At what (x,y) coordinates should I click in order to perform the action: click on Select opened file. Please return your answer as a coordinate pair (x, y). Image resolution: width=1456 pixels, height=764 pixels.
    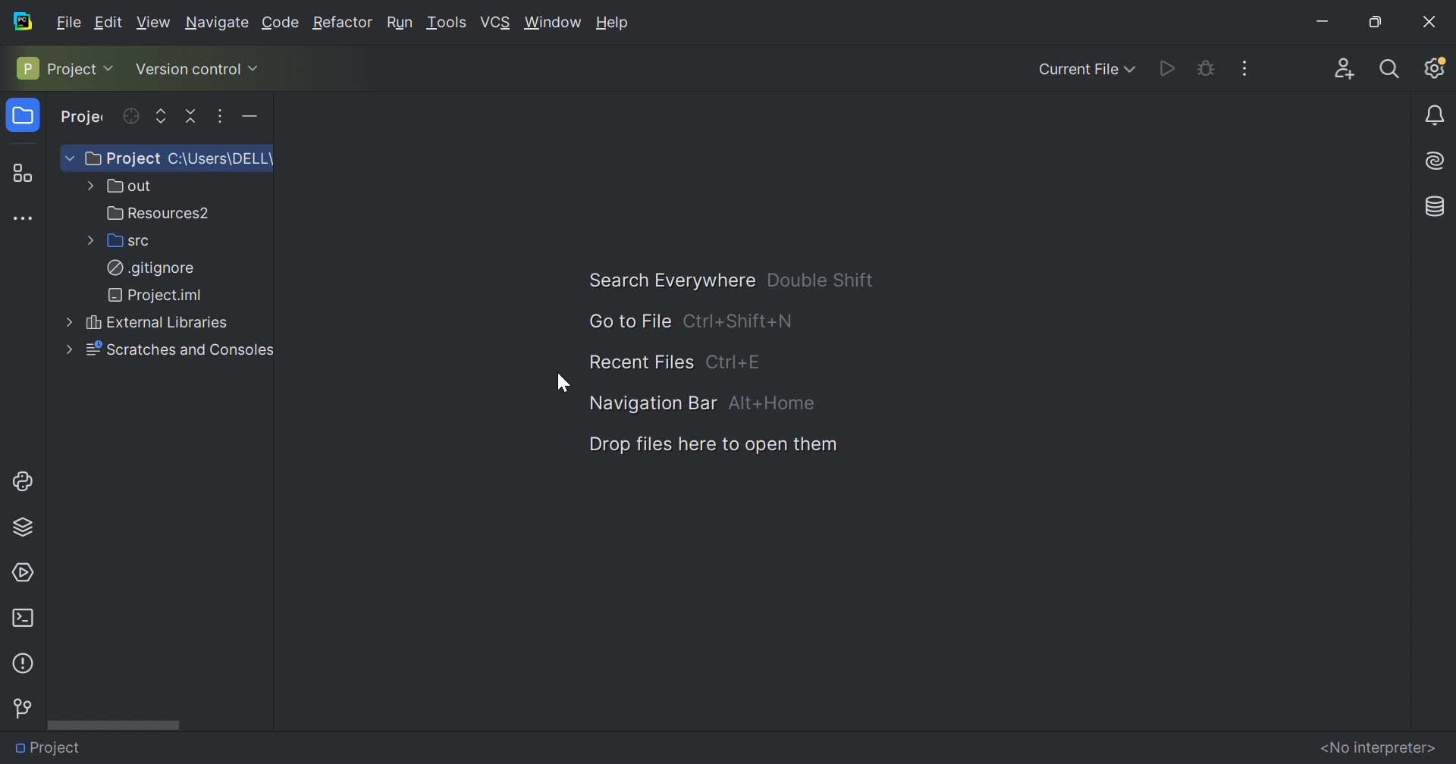
    Looking at the image, I should click on (130, 116).